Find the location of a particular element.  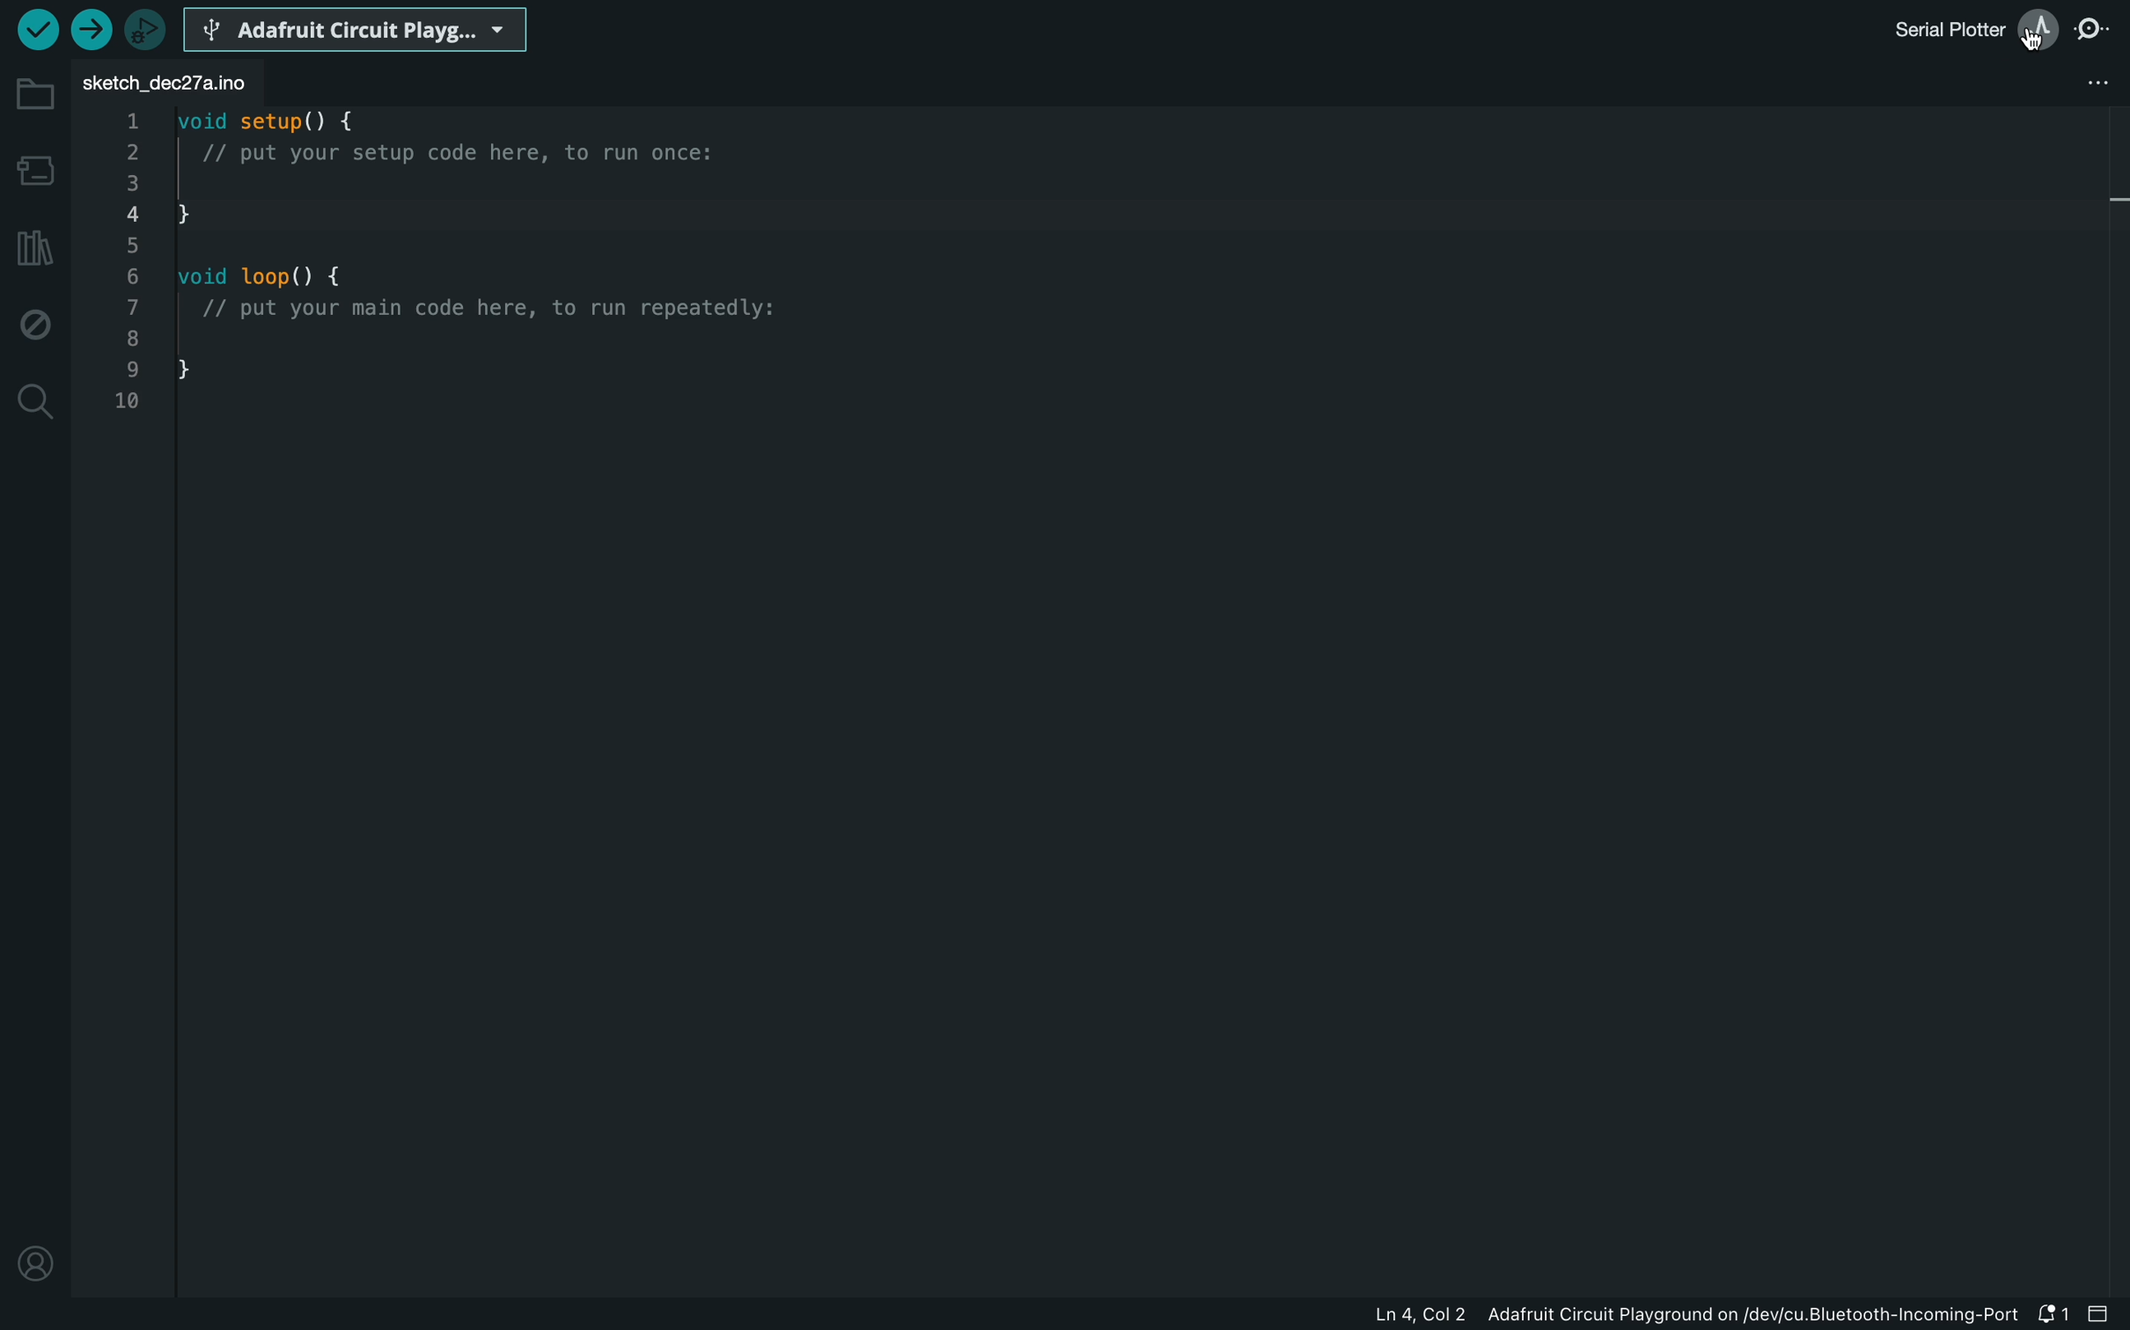

board manager is located at coordinates (33, 167).